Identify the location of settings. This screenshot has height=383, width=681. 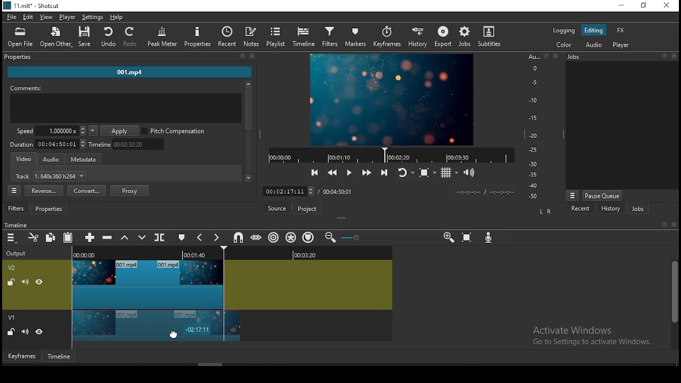
(93, 16).